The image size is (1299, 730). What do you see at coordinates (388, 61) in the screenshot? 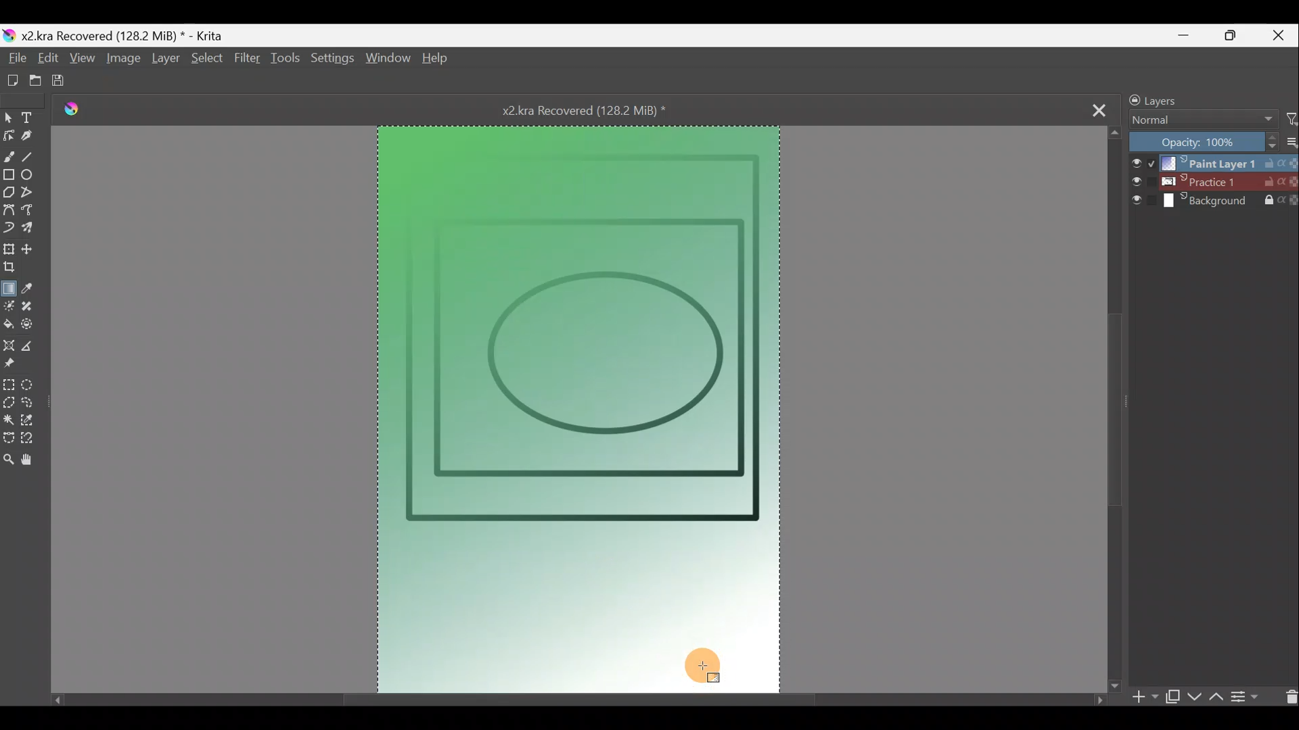
I see `Window` at bounding box center [388, 61].